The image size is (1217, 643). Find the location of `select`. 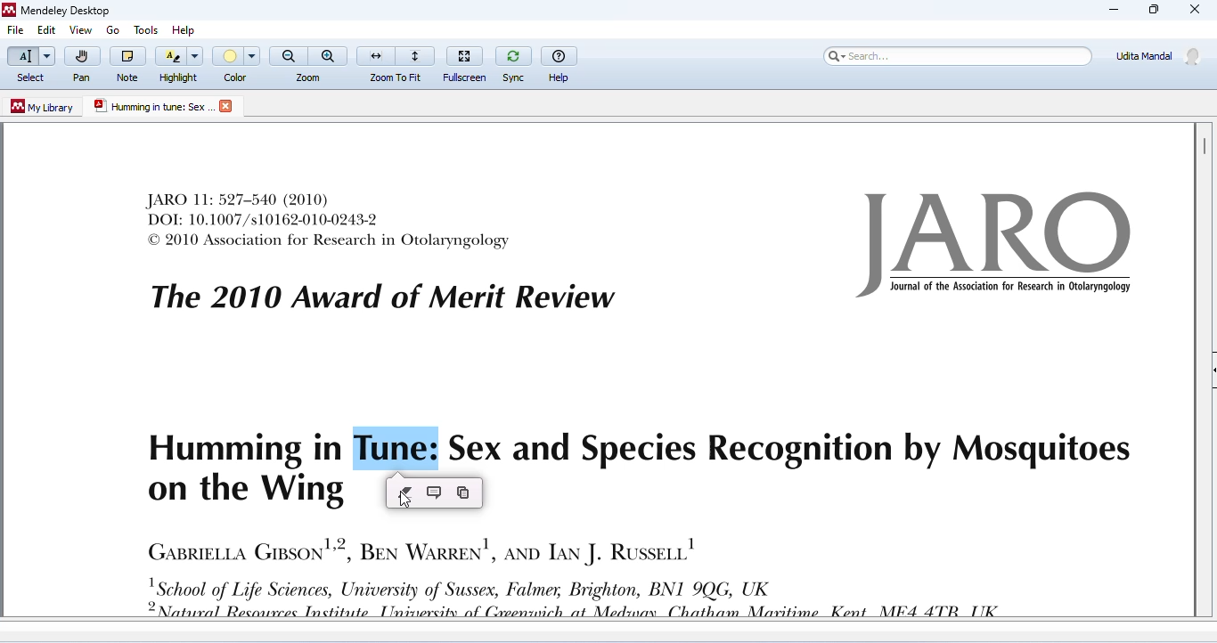

select is located at coordinates (29, 65).